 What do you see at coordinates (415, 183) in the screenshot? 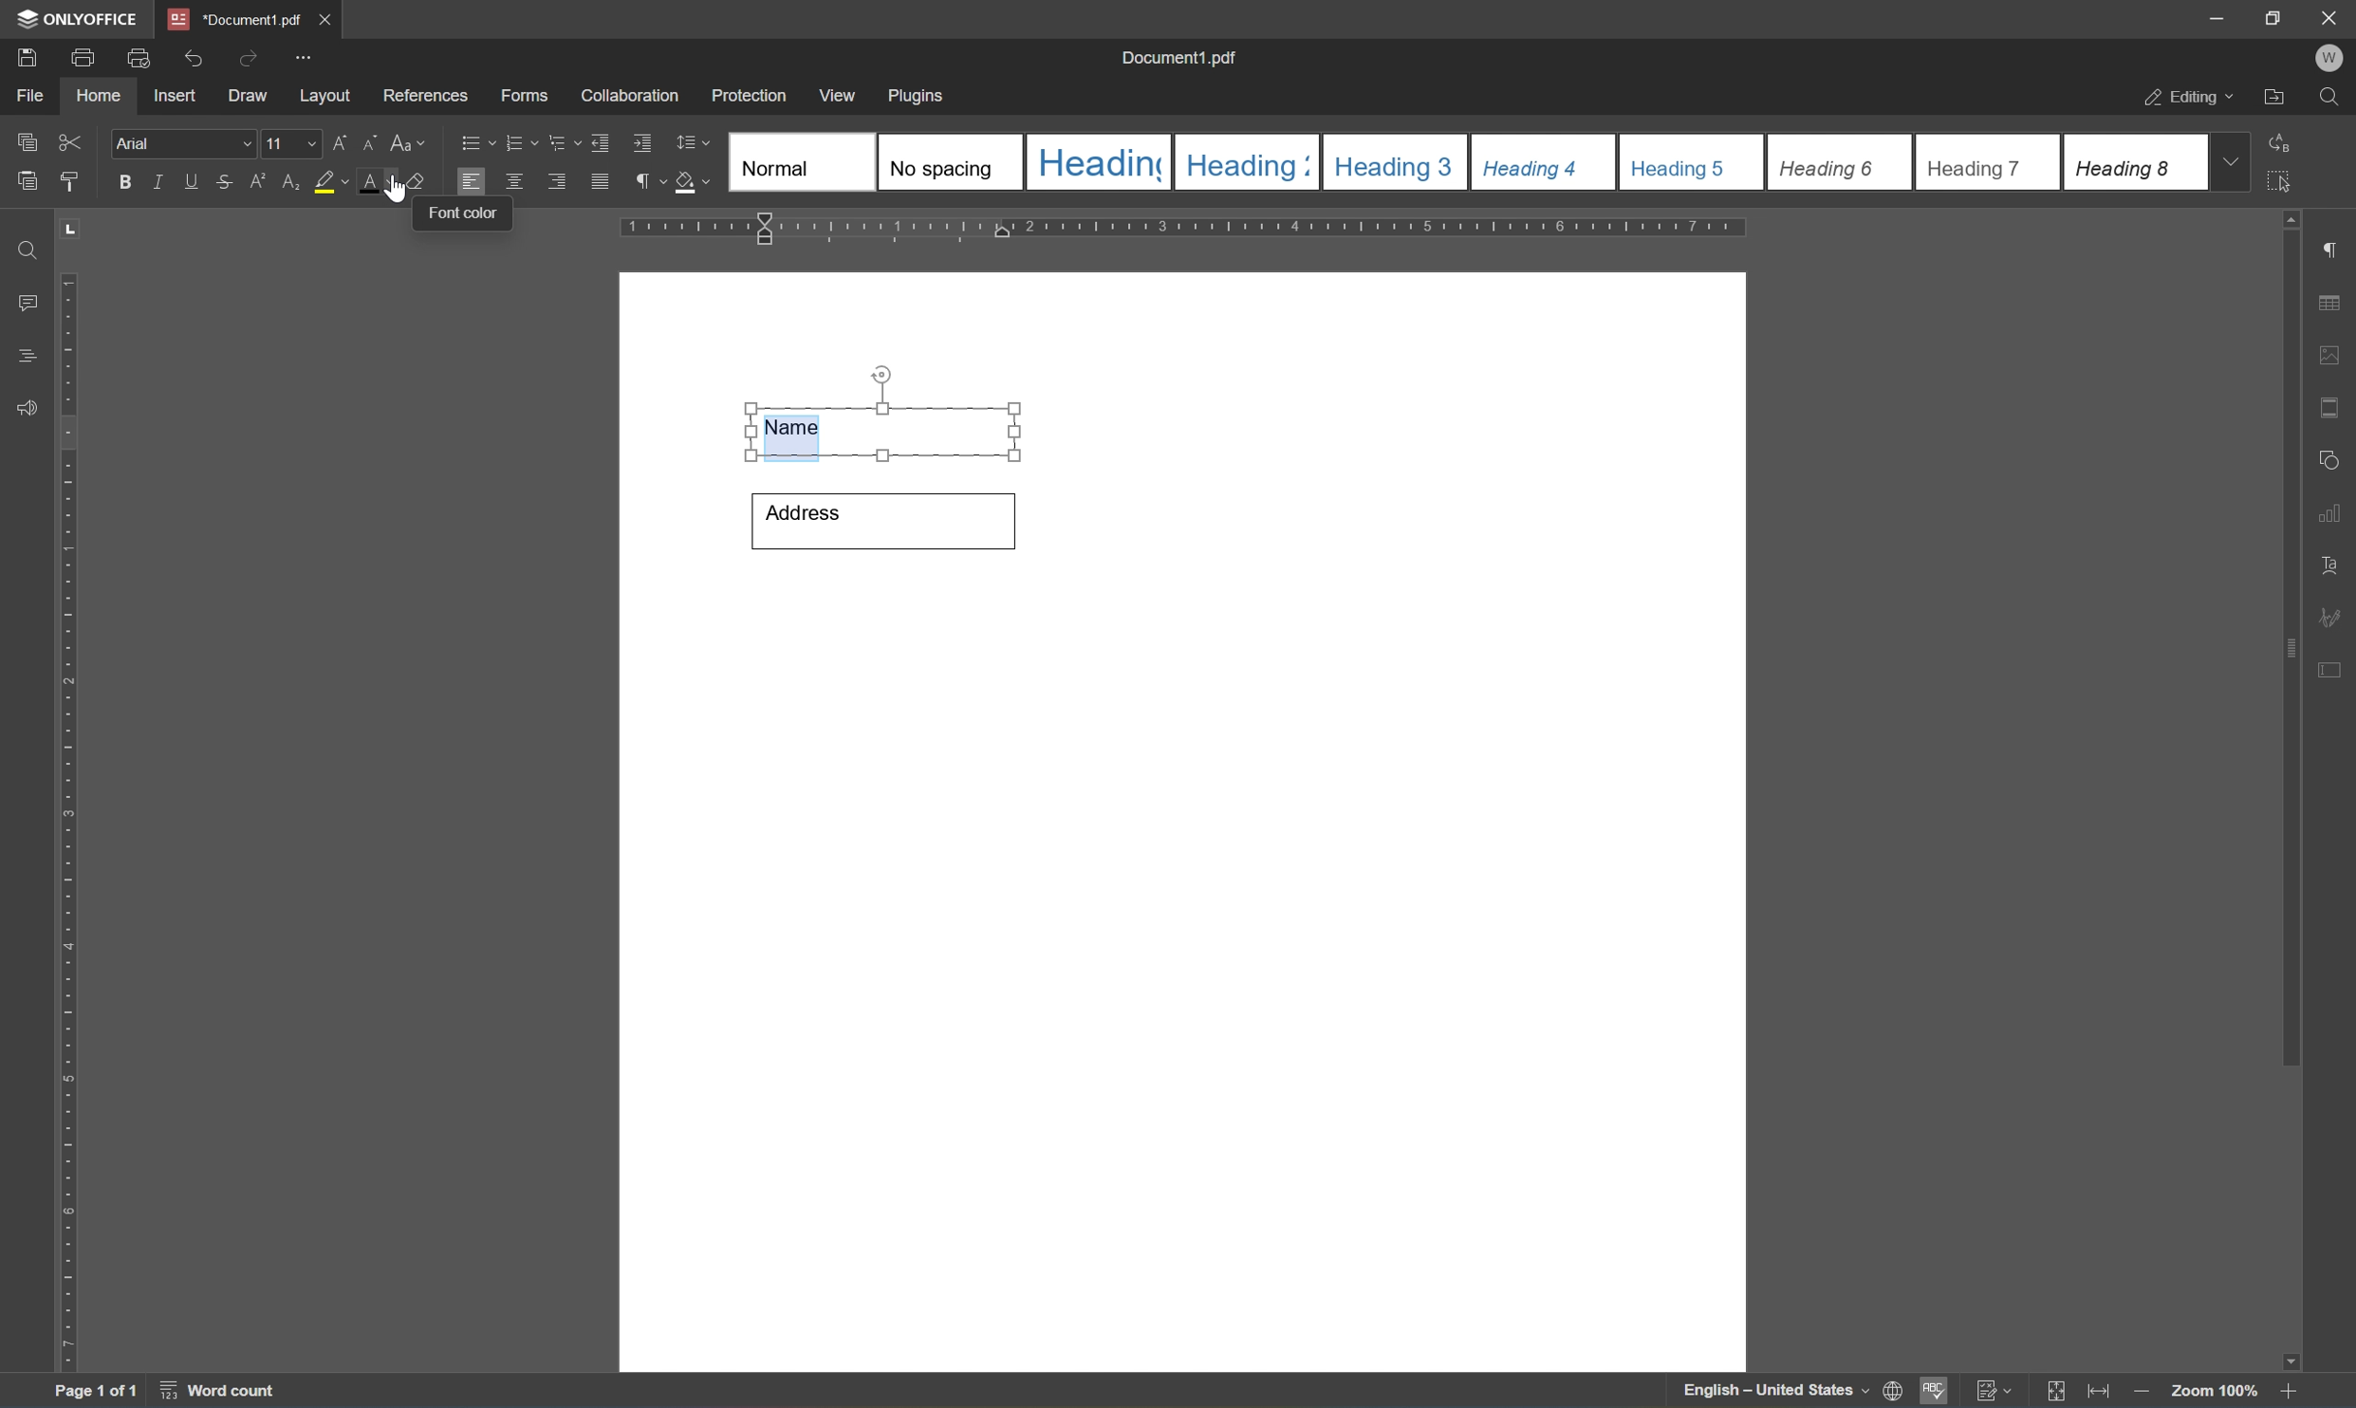
I see `clear style` at bounding box center [415, 183].